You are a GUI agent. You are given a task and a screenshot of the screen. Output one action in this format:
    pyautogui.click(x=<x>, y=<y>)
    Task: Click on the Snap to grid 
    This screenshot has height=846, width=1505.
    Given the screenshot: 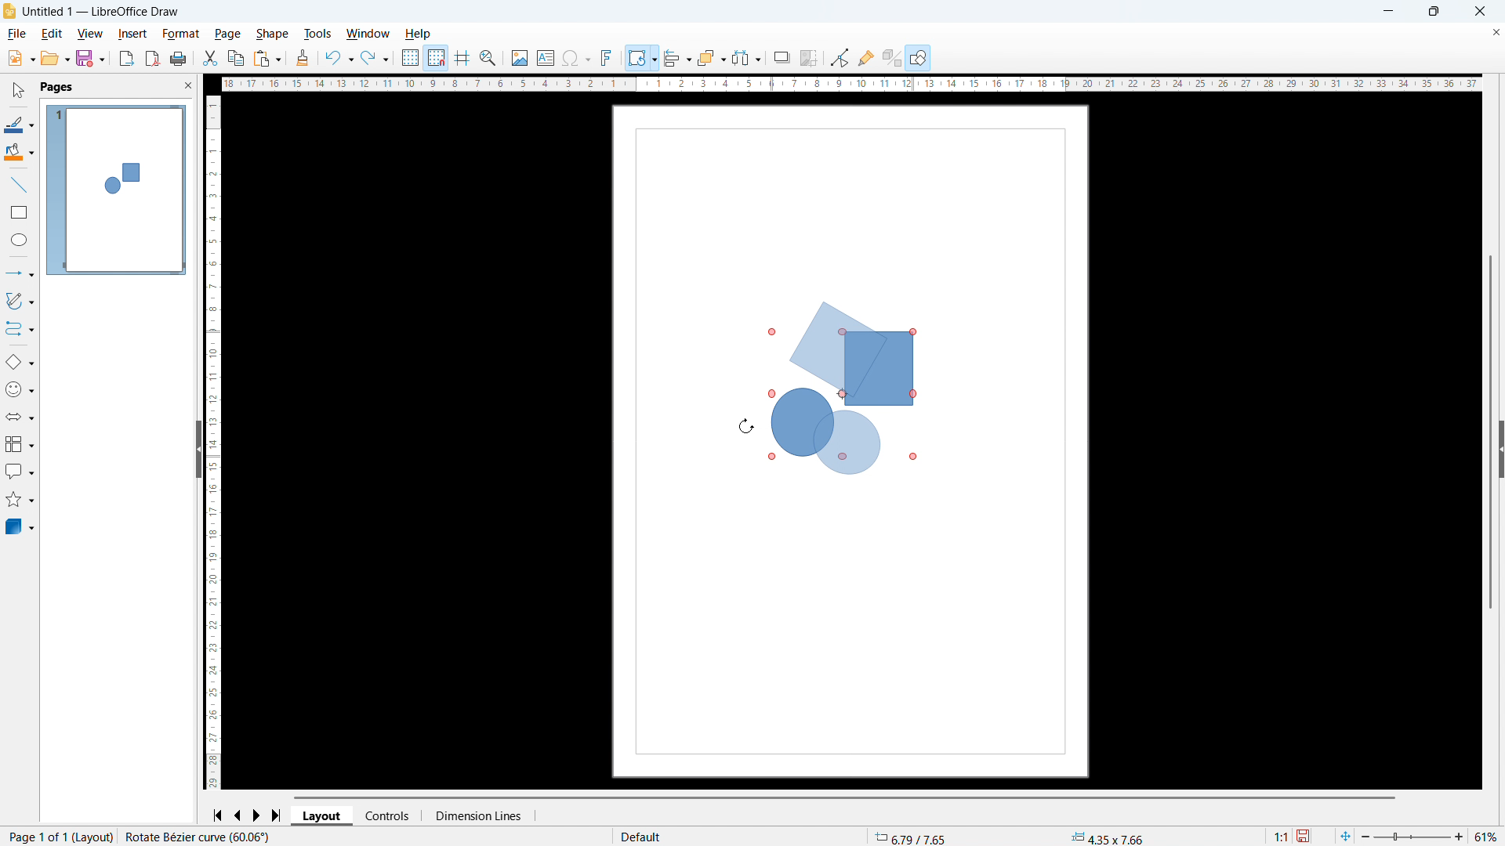 What is the action you would take?
    pyautogui.click(x=436, y=58)
    